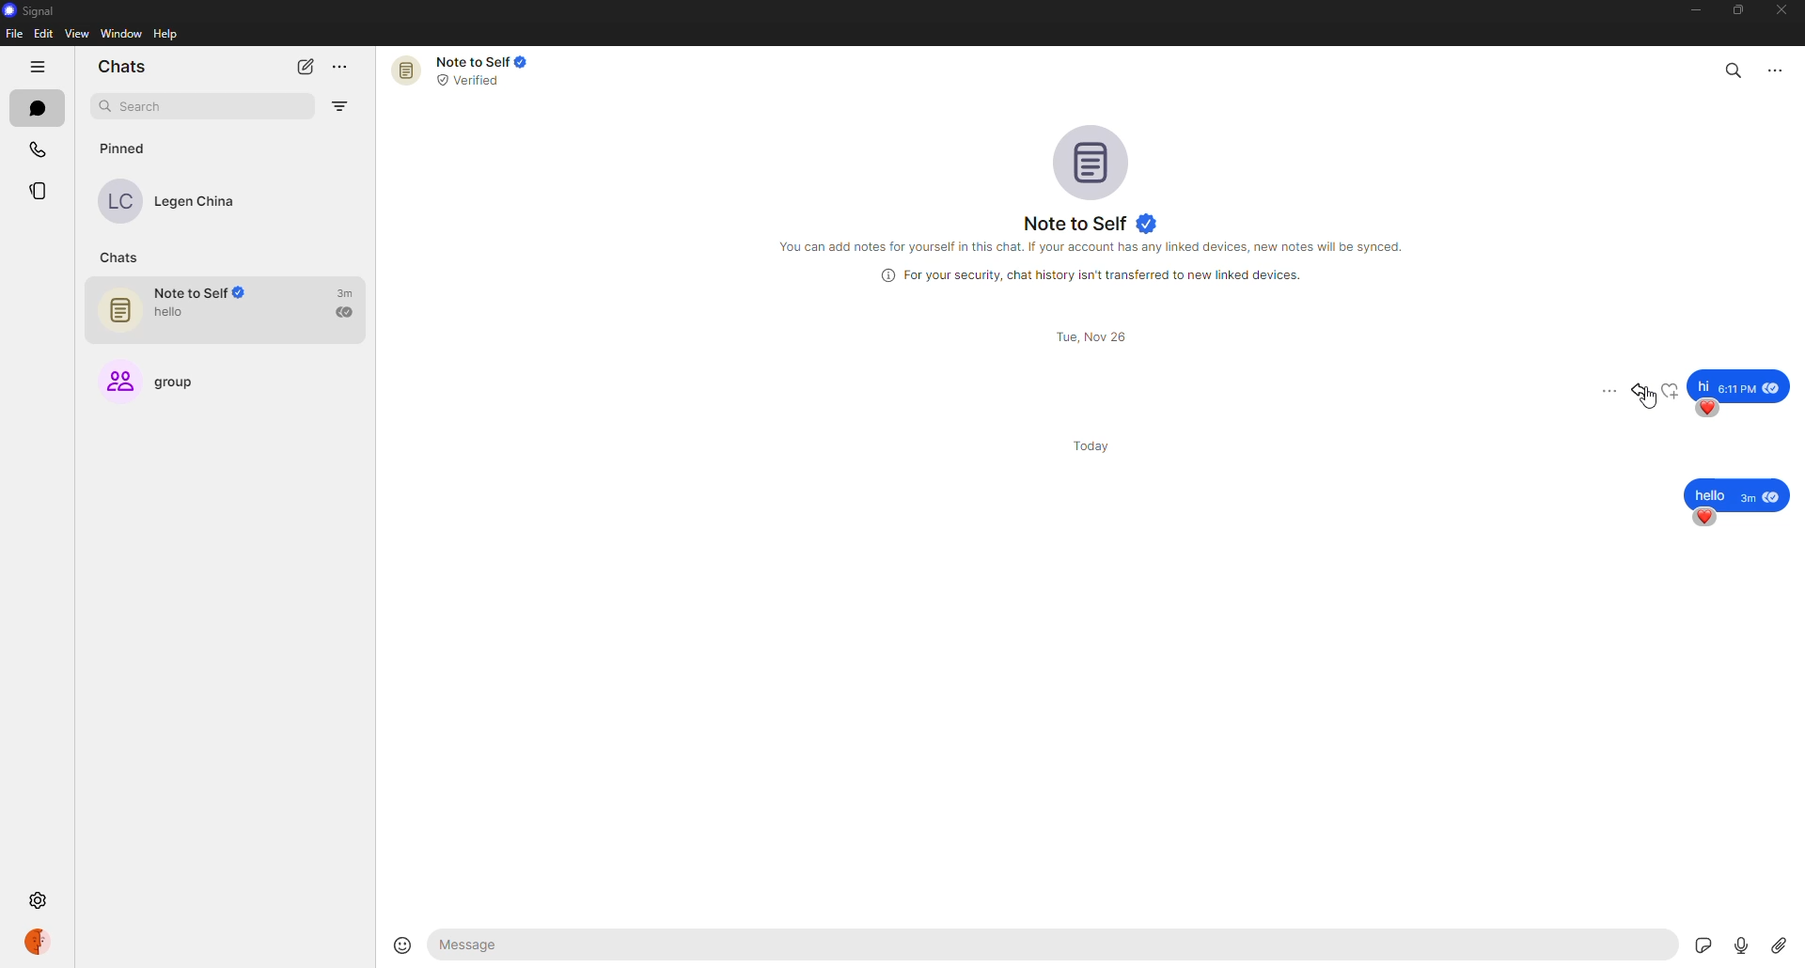 This screenshot has height=968, width=1805. Describe the element at coordinates (180, 201) in the screenshot. I see `contact` at that location.